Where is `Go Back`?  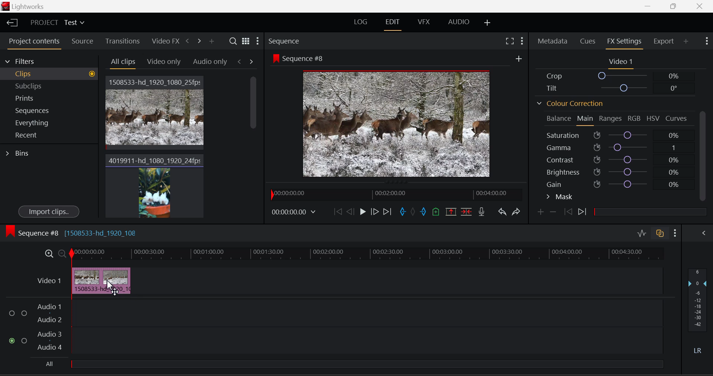 Go Back is located at coordinates (350, 212).